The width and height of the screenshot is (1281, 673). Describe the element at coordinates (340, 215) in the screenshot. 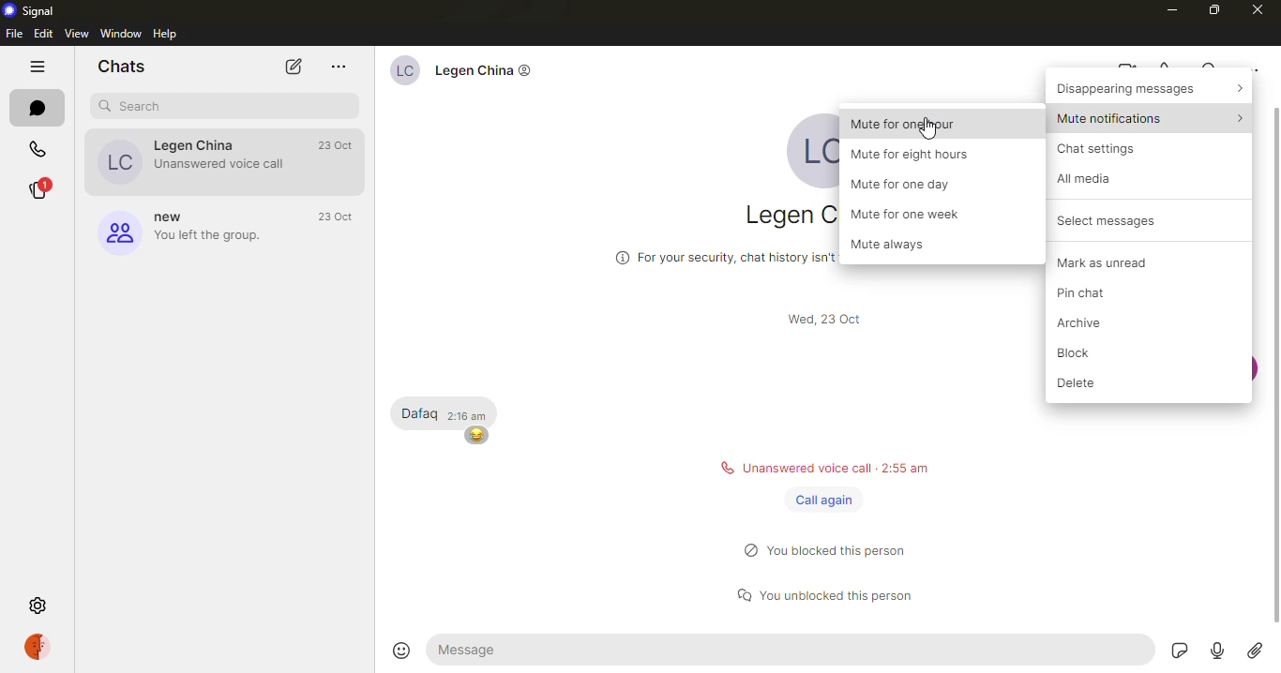

I see `time` at that location.